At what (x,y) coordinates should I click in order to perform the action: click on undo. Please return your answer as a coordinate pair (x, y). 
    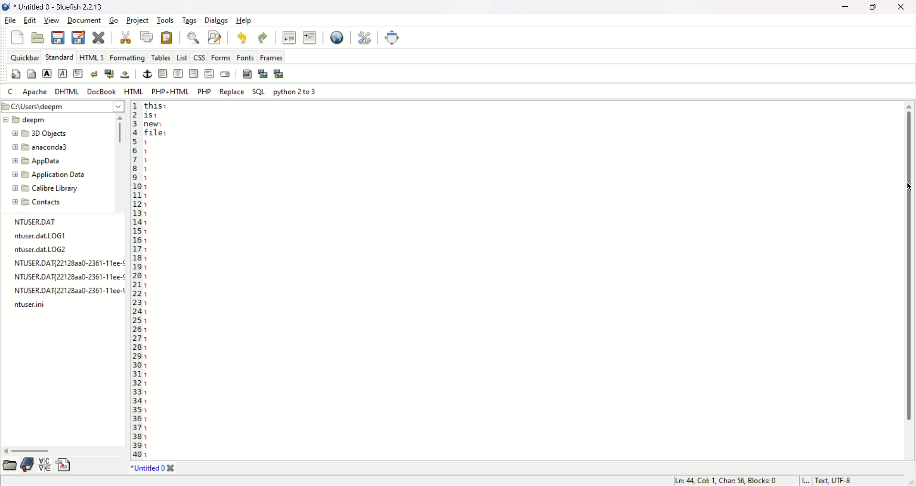
    Looking at the image, I should click on (243, 39).